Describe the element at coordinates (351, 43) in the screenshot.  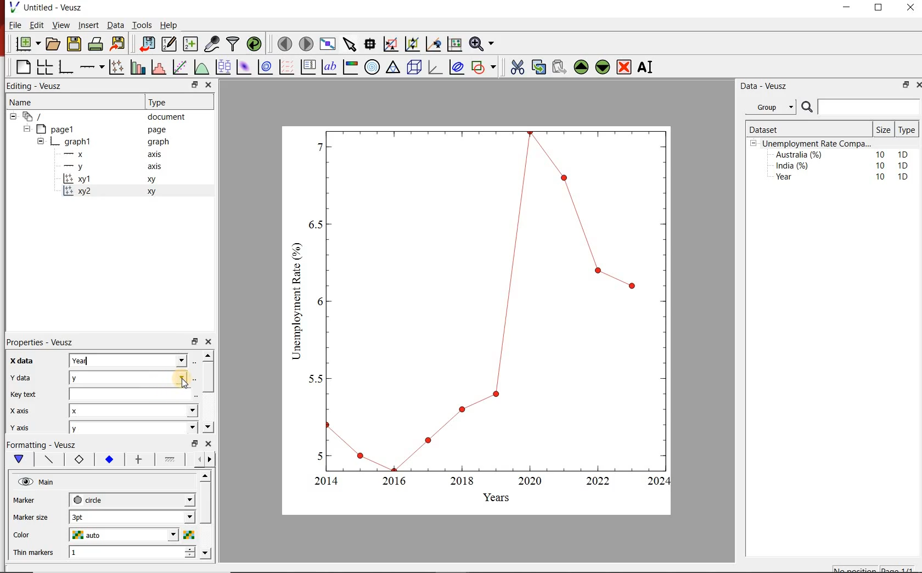
I see `select the items` at that location.